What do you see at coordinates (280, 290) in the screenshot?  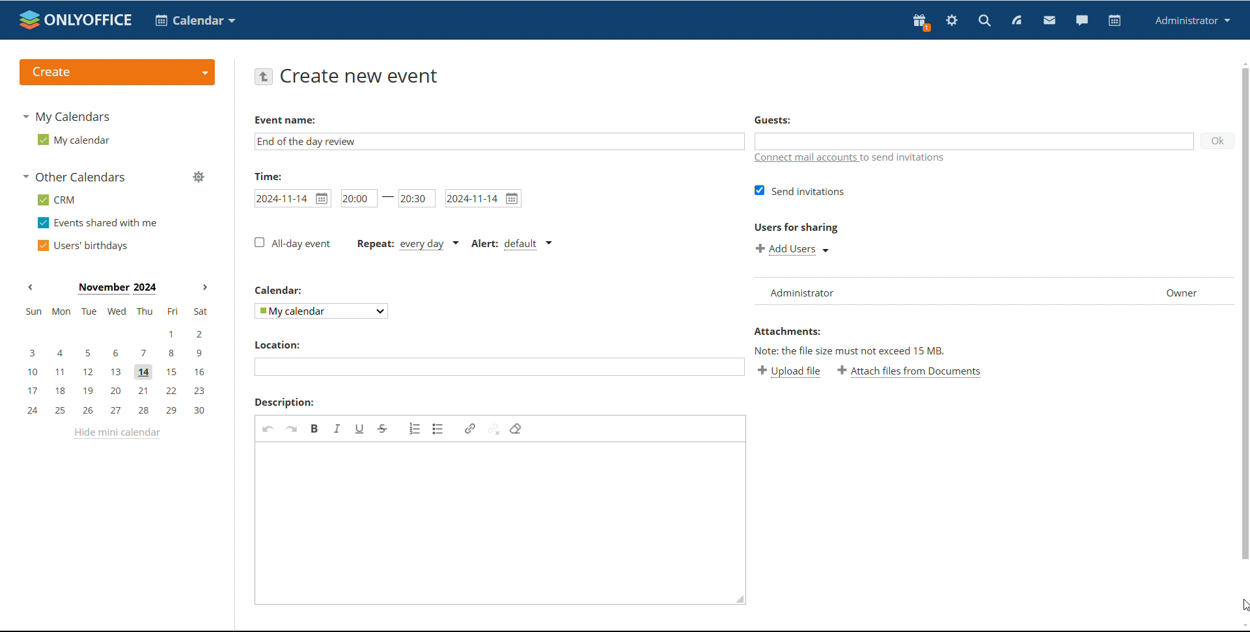 I see `calendar` at bounding box center [280, 290].